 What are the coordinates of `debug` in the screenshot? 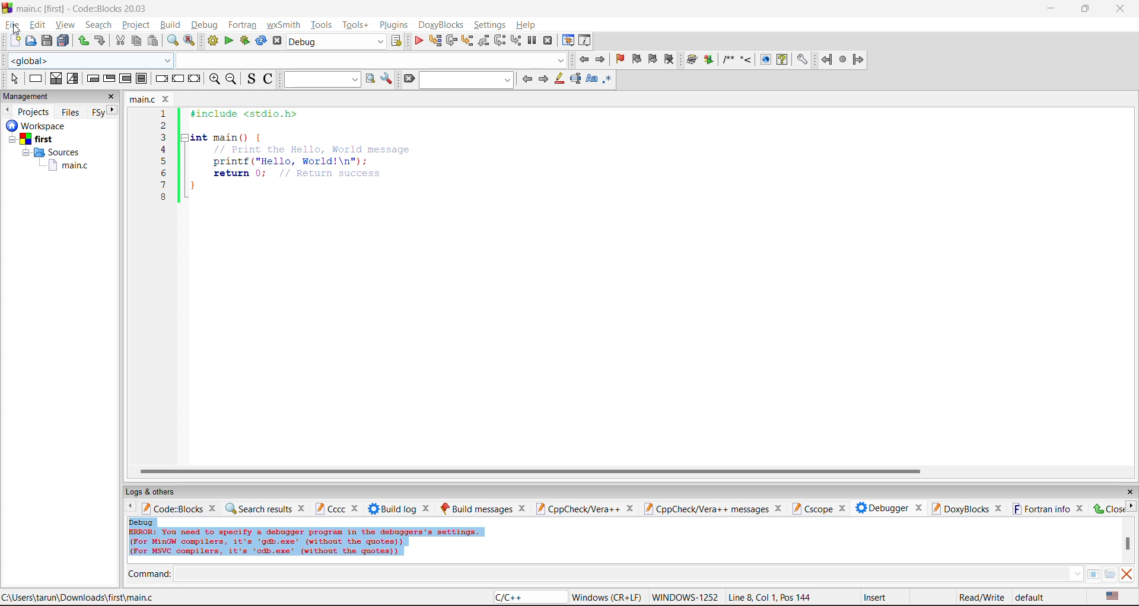 It's located at (142, 522).